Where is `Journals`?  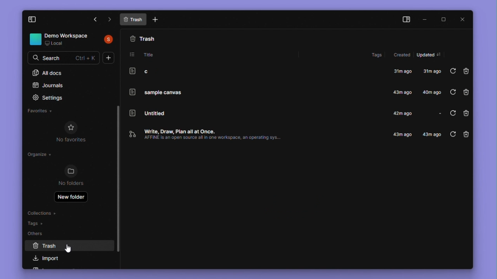 Journals is located at coordinates (49, 85).